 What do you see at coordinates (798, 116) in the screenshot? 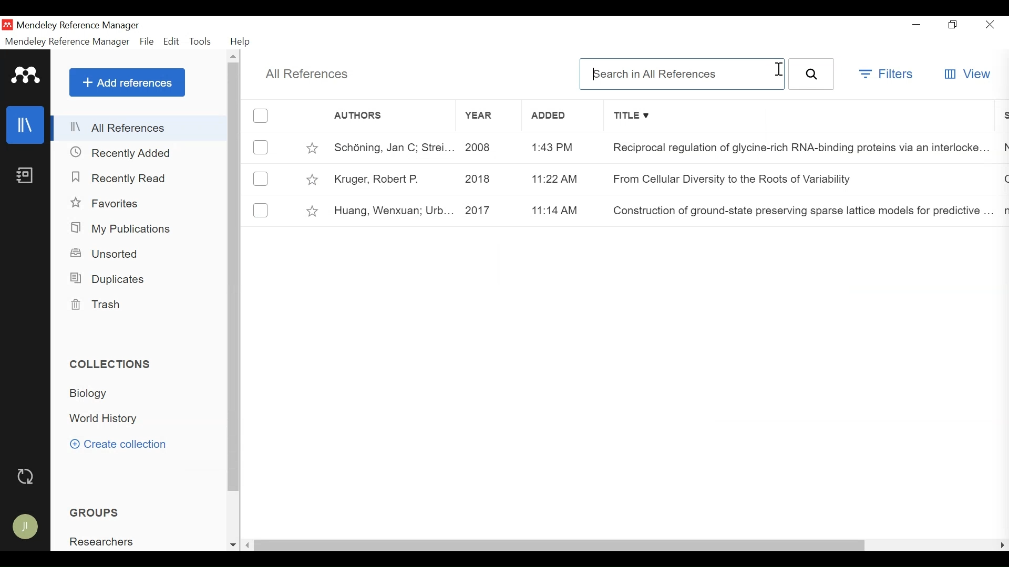
I see `Title` at bounding box center [798, 116].